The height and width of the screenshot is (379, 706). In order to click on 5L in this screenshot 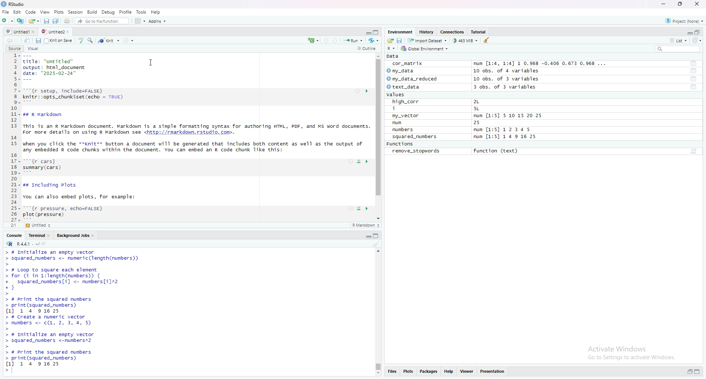, I will do `click(484, 108)`.